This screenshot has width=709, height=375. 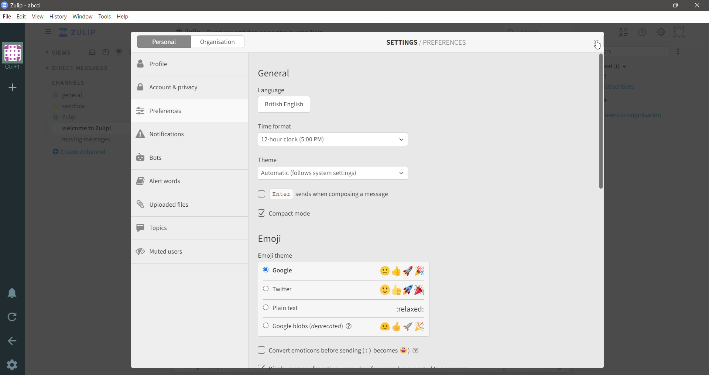 What do you see at coordinates (163, 181) in the screenshot?
I see `Alert words` at bounding box center [163, 181].